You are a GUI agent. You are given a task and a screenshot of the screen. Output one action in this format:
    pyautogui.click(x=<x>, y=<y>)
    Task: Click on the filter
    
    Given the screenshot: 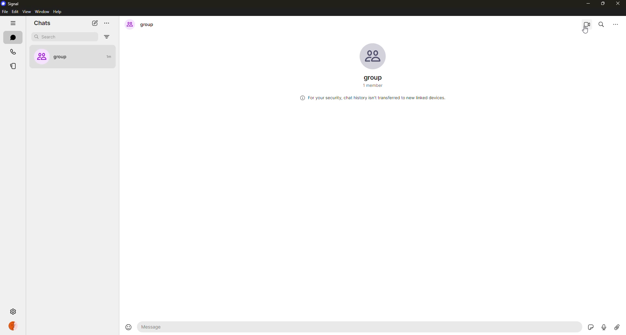 What is the action you would take?
    pyautogui.click(x=108, y=37)
    